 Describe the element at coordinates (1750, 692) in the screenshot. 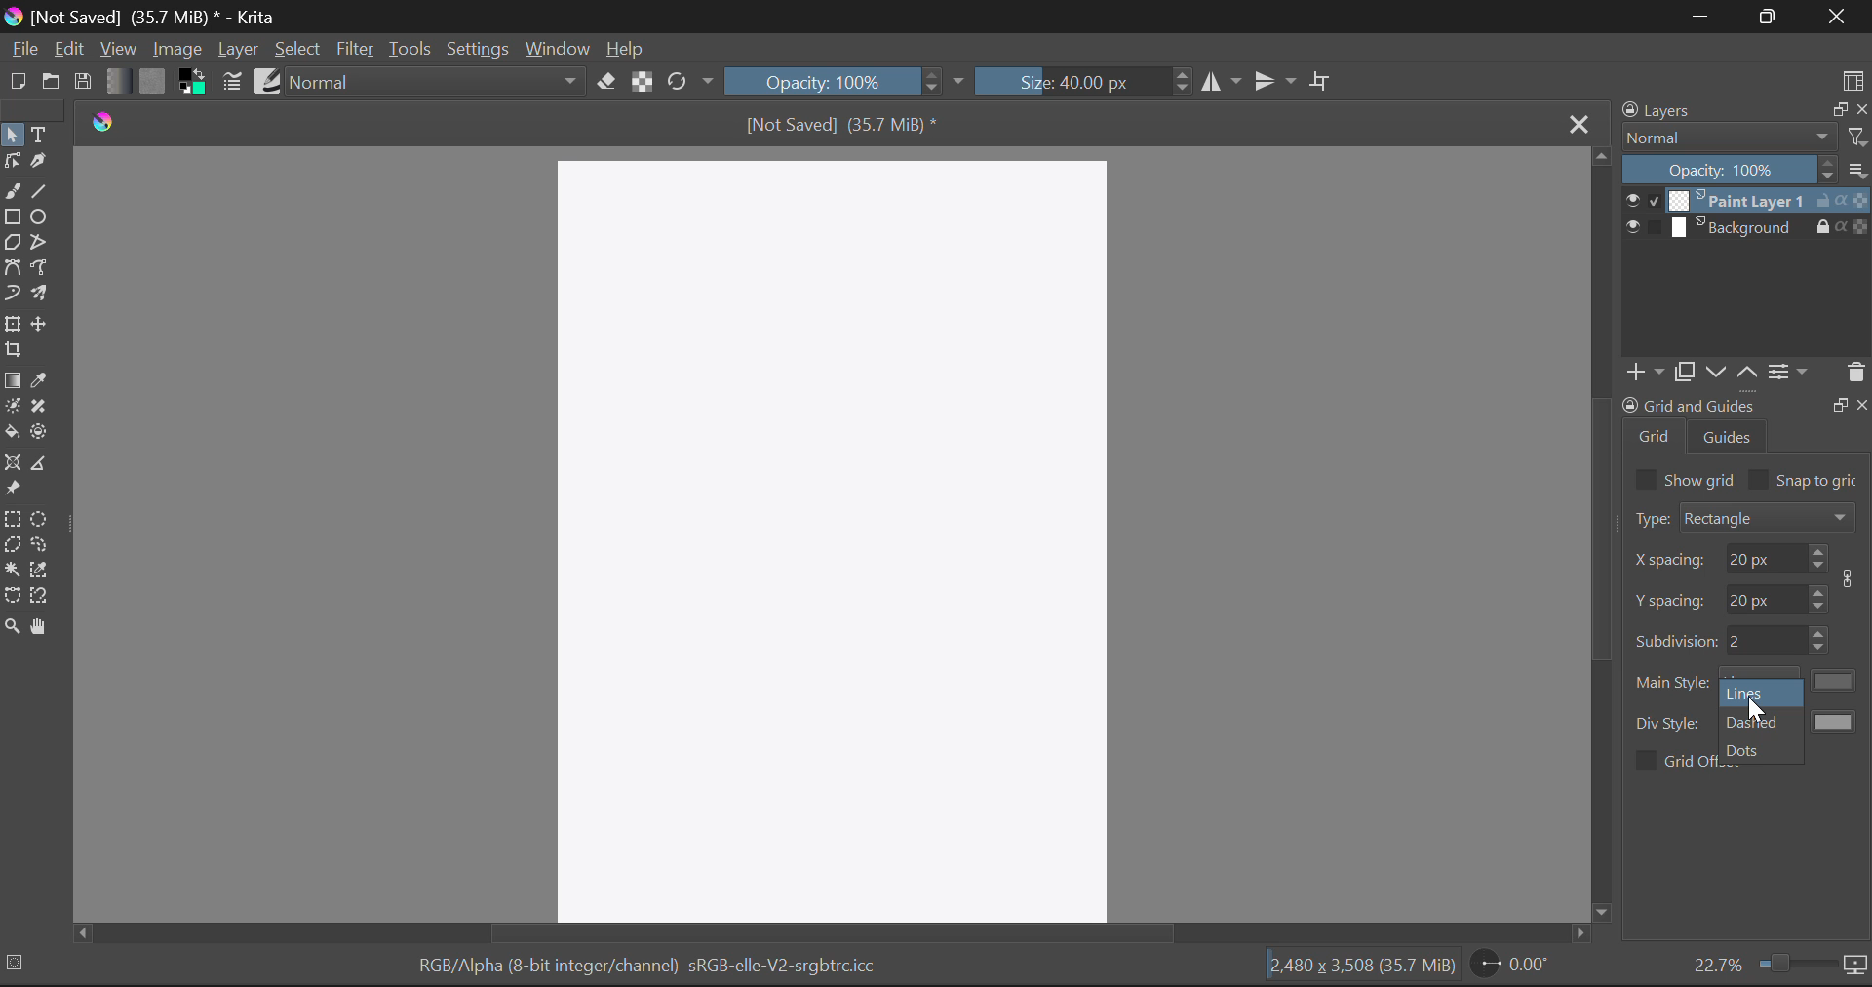

I see `Cursor on Lines` at that location.